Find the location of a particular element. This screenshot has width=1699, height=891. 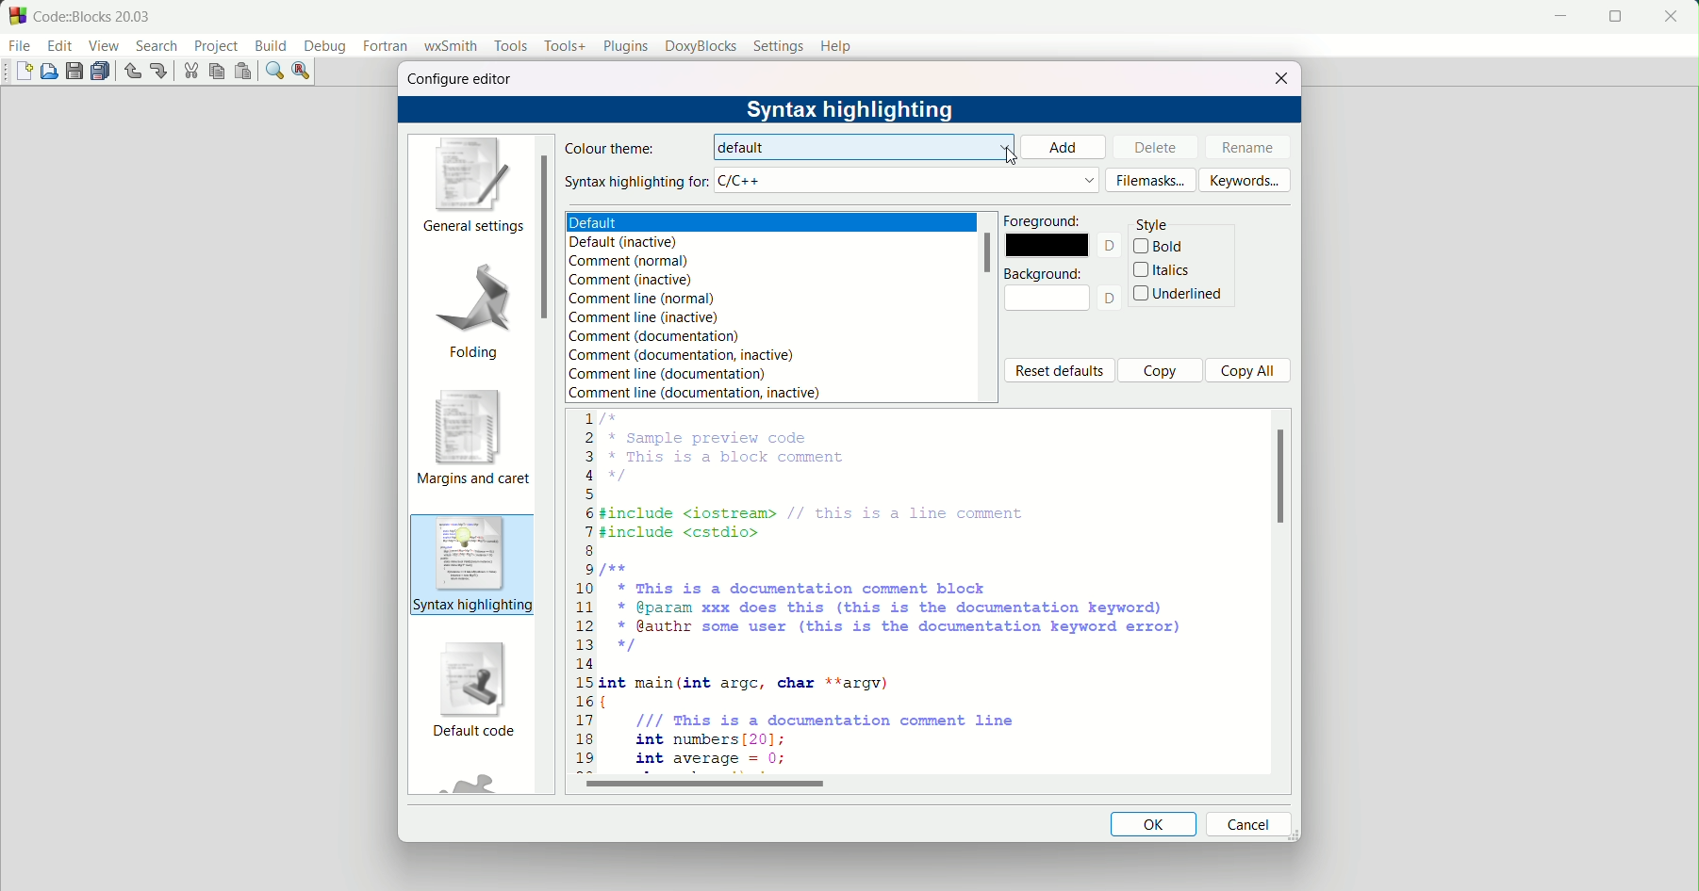

code is located at coordinates (896, 593).